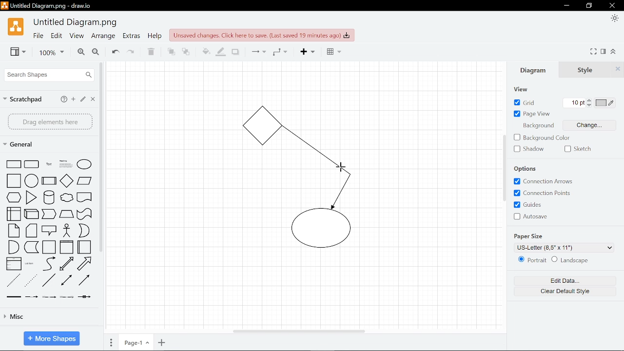 The image size is (624, 351). What do you see at coordinates (516, 193) in the screenshot?
I see `checkbox` at bounding box center [516, 193].